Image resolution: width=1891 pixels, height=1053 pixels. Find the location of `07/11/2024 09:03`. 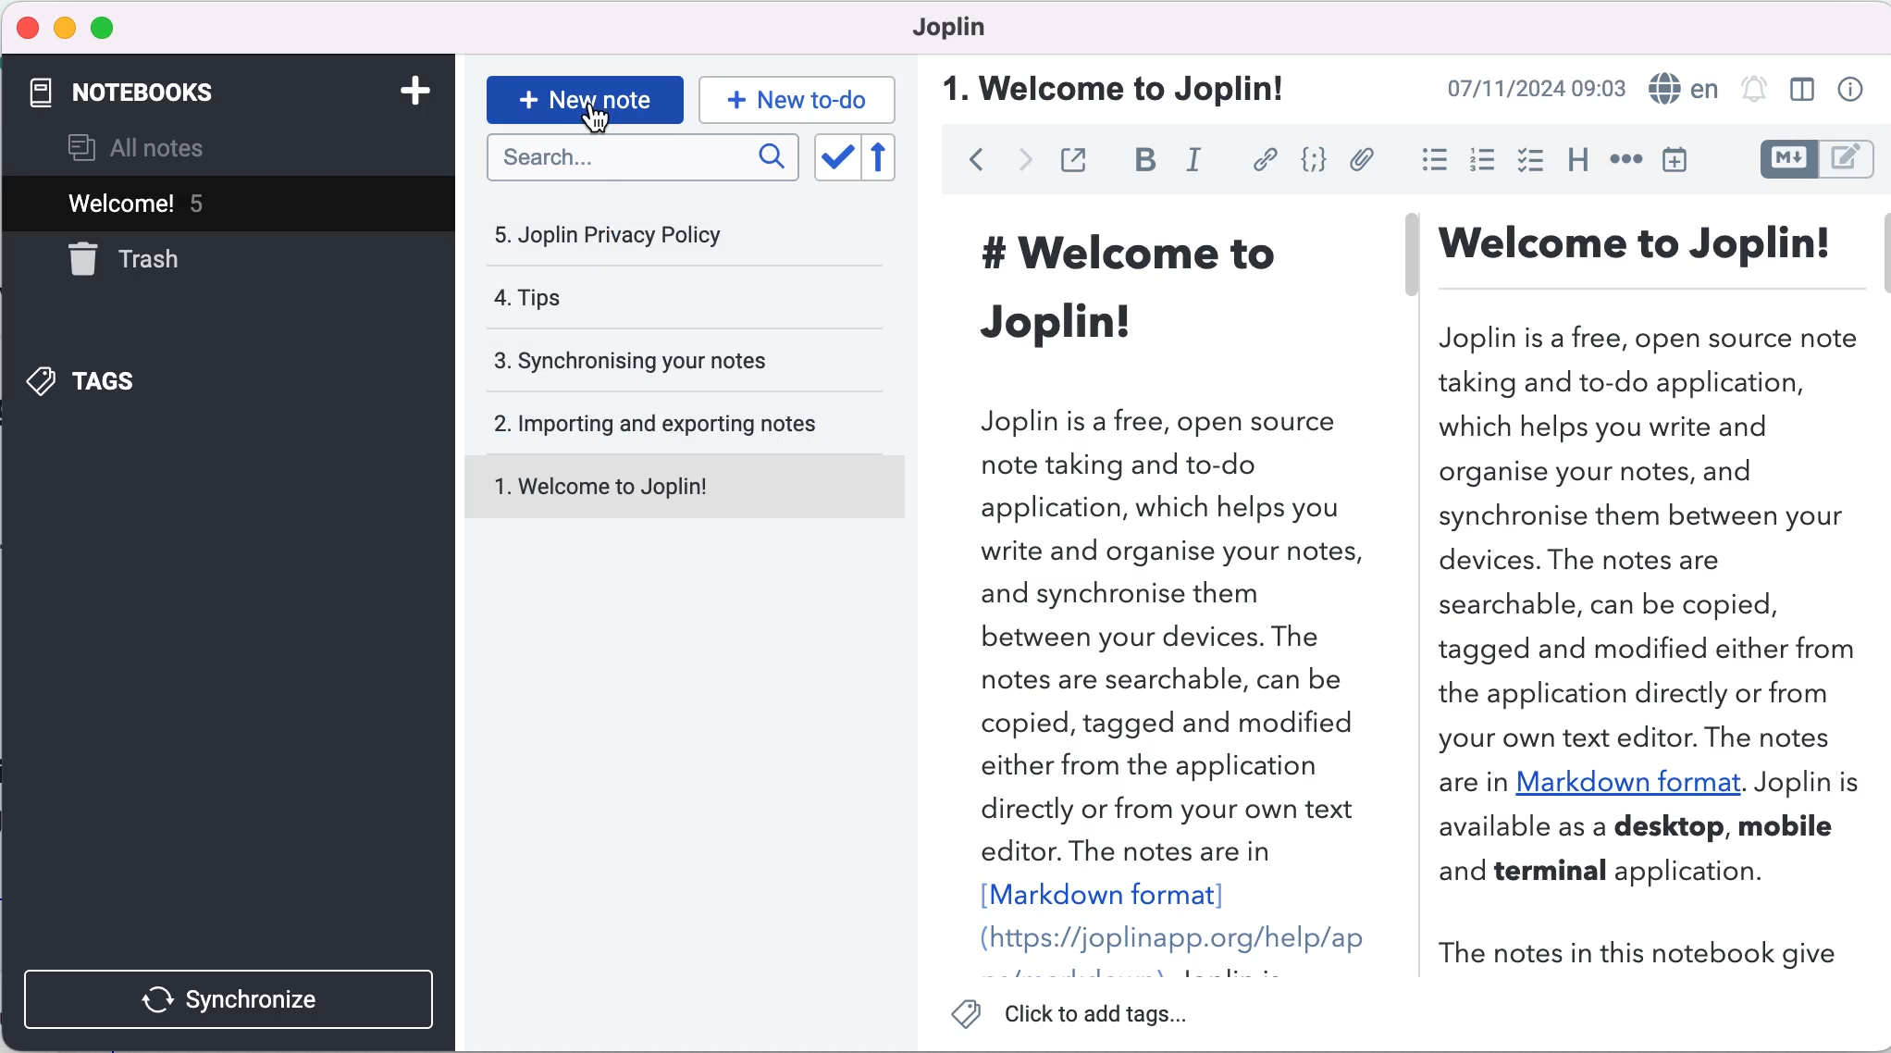

07/11/2024 09:03 is located at coordinates (1517, 90).